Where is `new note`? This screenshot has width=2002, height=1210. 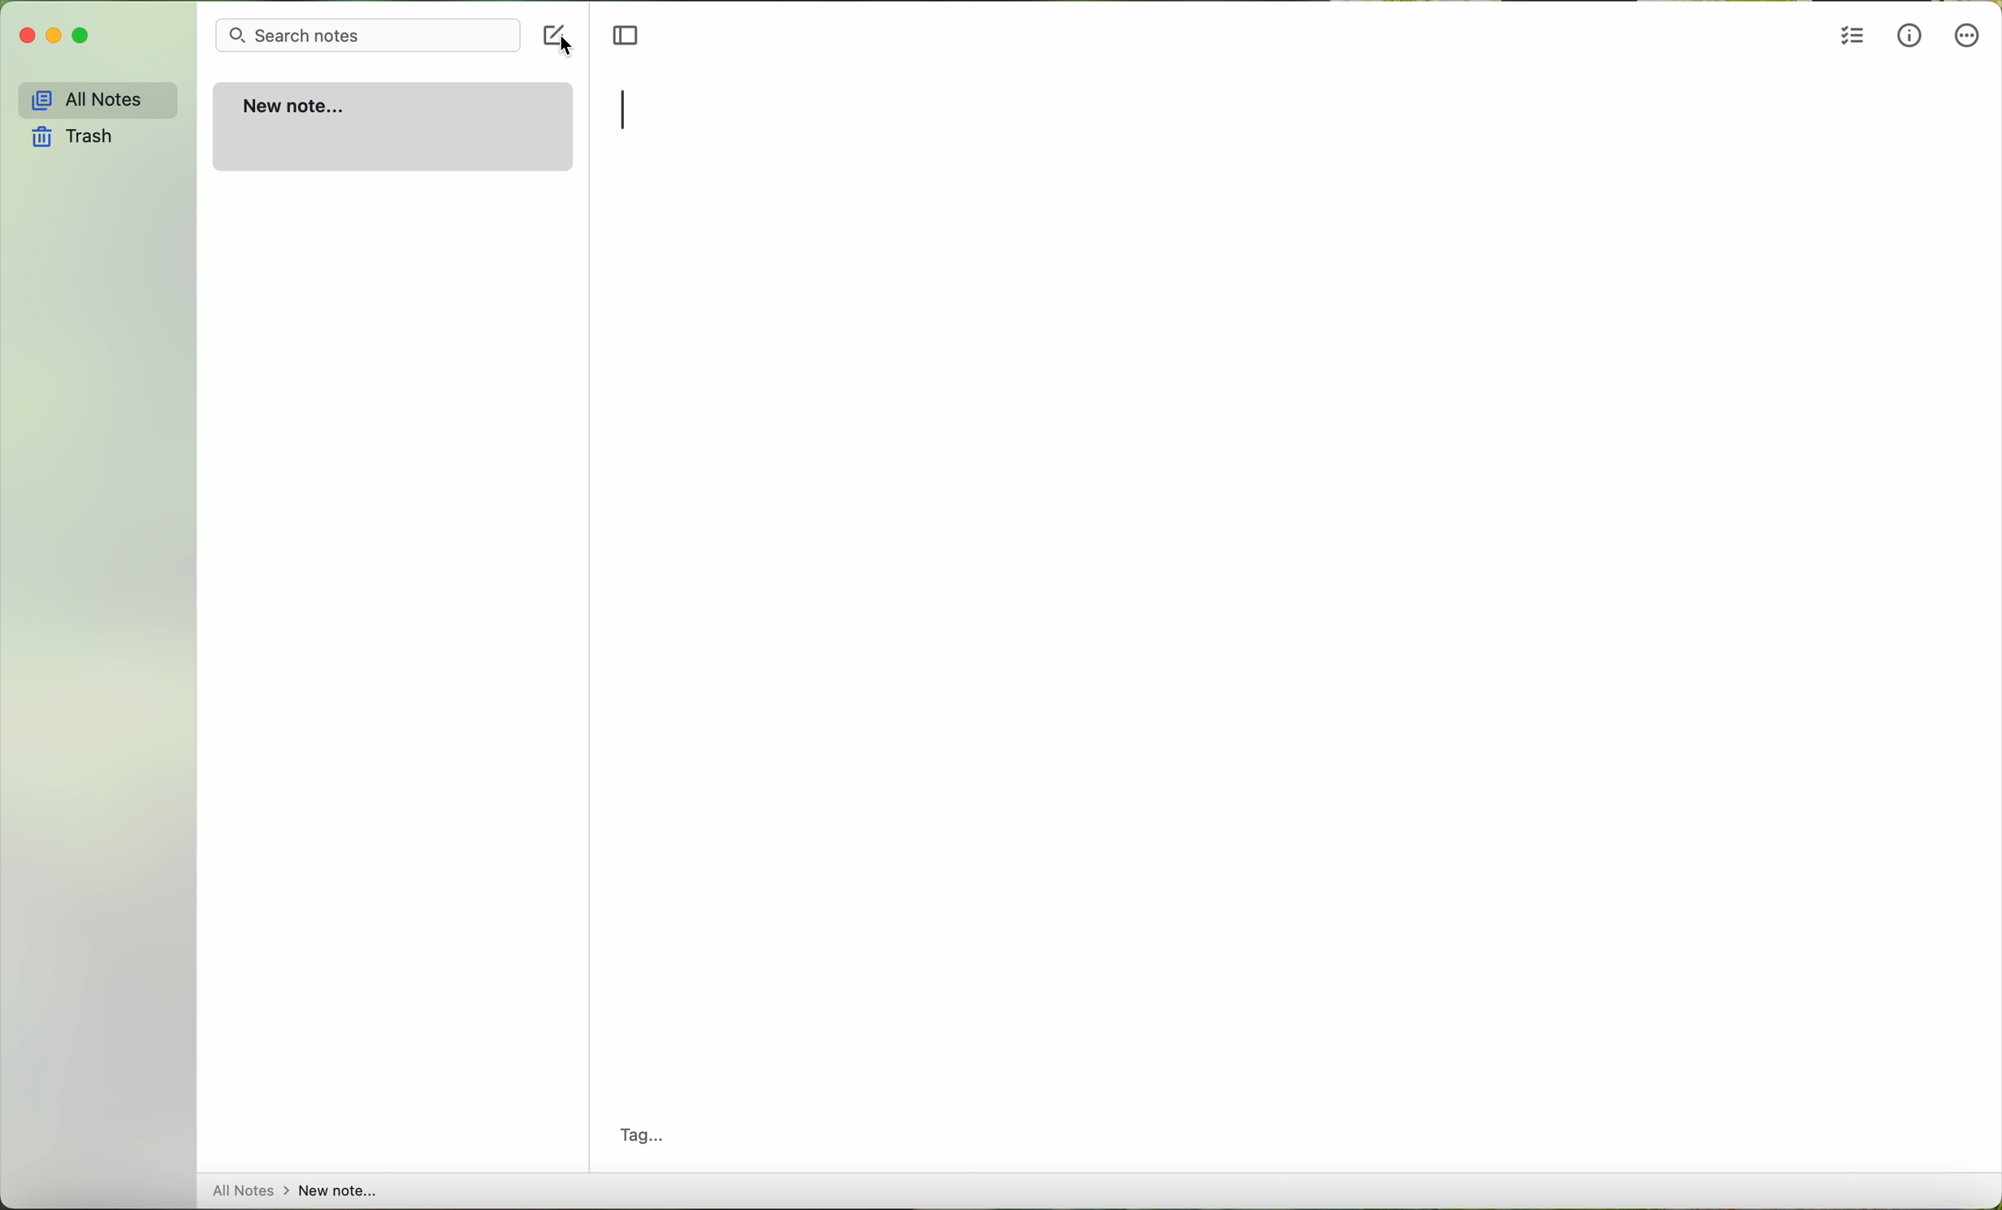 new note is located at coordinates (547, 35).